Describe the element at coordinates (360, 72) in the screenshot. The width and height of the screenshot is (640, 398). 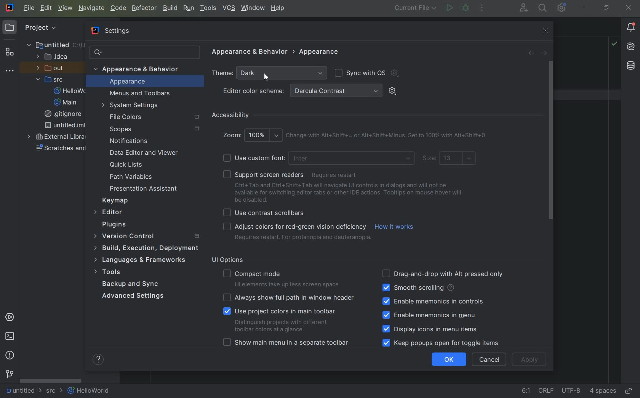
I see `SYNC WITH OS` at that location.